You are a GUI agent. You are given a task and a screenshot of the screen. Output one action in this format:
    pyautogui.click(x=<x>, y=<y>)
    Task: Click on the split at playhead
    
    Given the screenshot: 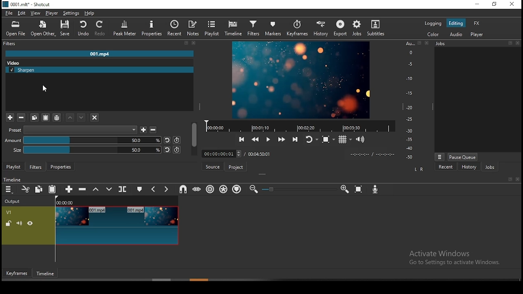 What is the action you would take?
    pyautogui.click(x=123, y=189)
    